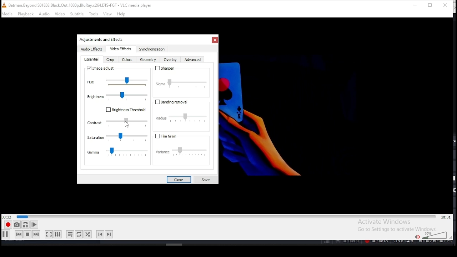 This screenshot has width=457, height=257. Describe the element at coordinates (174, 102) in the screenshot. I see `banding removal on/off` at that location.